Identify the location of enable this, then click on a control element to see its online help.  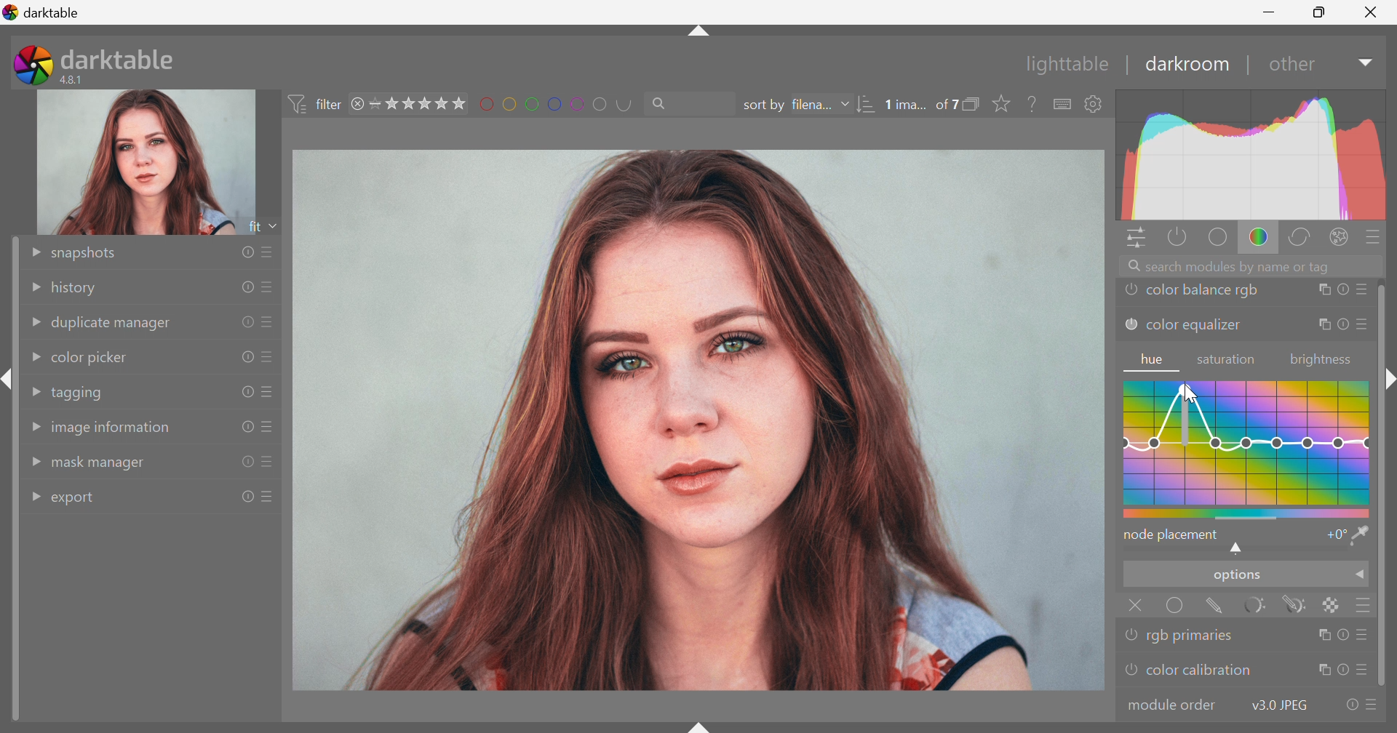
(1033, 103).